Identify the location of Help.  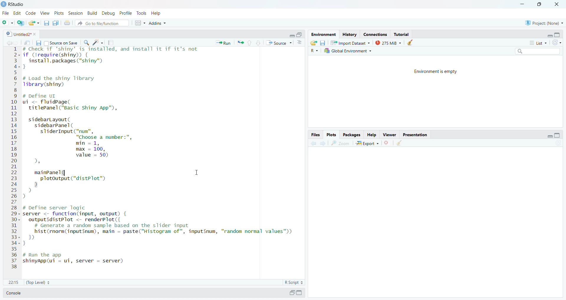
(371, 135).